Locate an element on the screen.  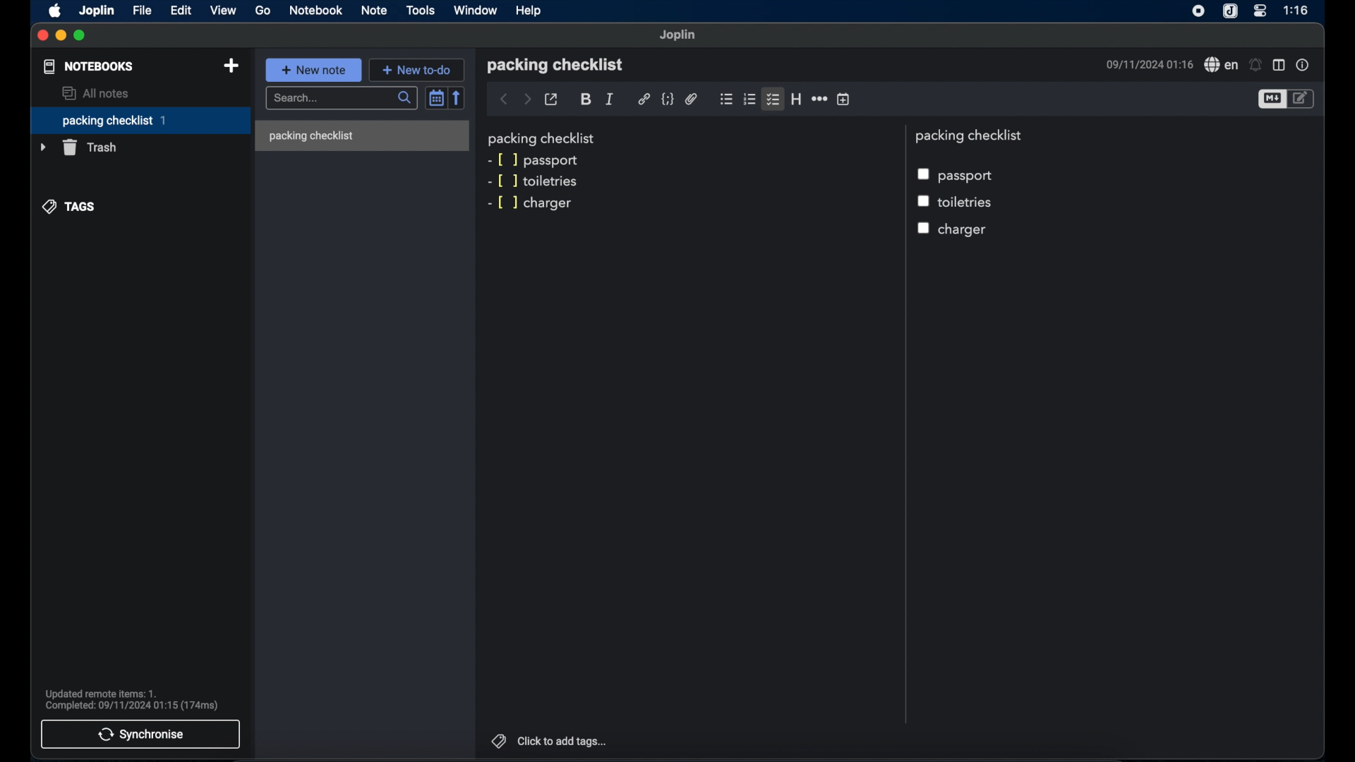
09/11/2024 01:16 is located at coordinates (1147, 65).